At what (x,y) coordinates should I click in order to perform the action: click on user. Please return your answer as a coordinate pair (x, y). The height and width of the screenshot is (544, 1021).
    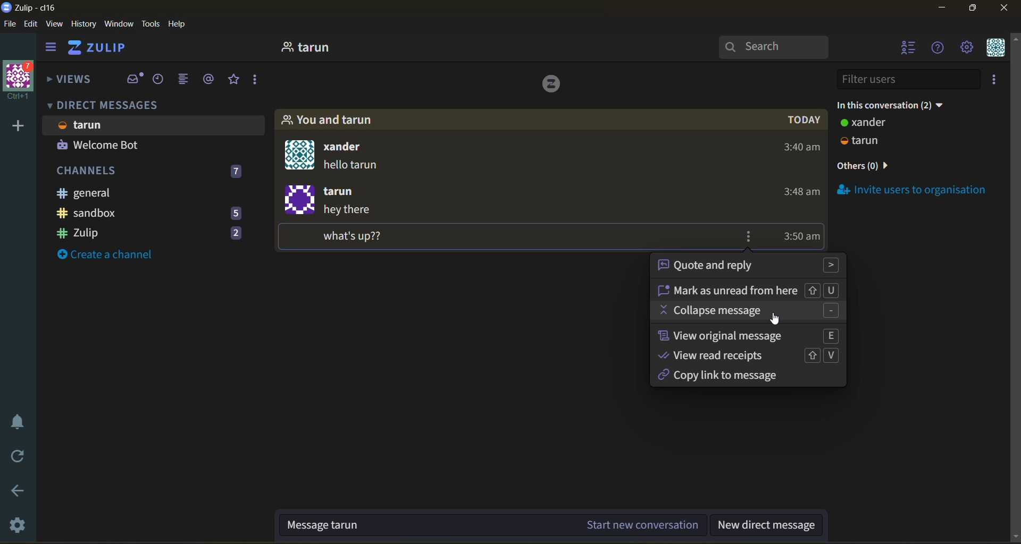
    Looking at the image, I should click on (312, 48).